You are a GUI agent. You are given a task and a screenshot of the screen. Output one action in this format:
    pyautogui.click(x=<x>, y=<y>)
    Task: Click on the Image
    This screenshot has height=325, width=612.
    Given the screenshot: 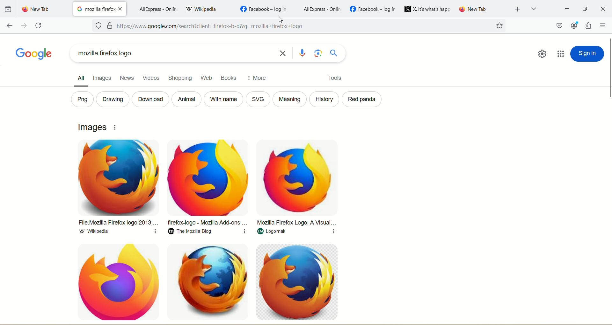 What is the action you would take?
    pyautogui.click(x=115, y=281)
    